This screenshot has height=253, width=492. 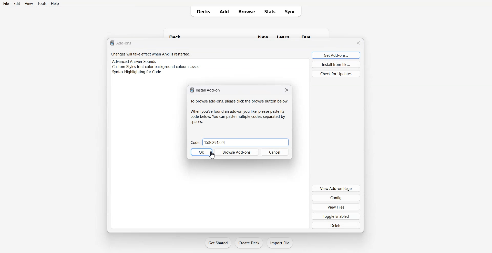 I want to click on deck, so click(x=177, y=36).